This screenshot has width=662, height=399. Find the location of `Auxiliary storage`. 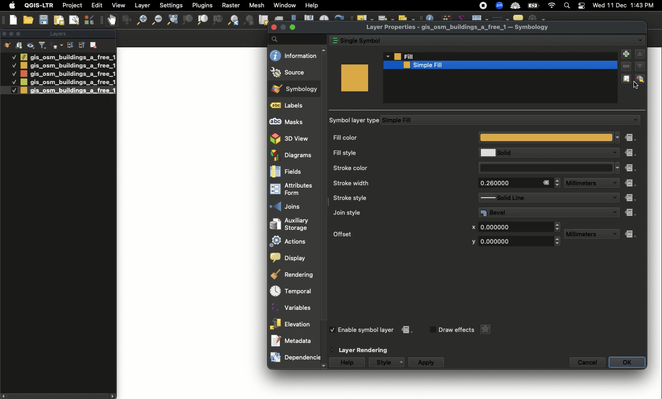

Auxiliary storage is located at coordinates (293, 224).